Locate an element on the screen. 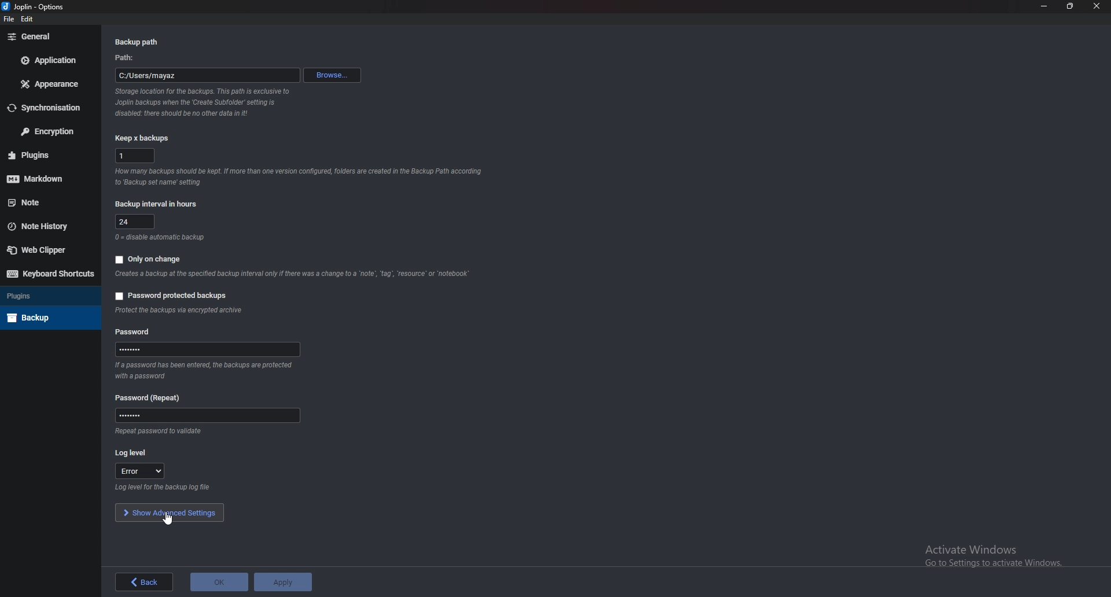 This screenshot has width=1111, height=597. Password is located at coordinates (209, 415).